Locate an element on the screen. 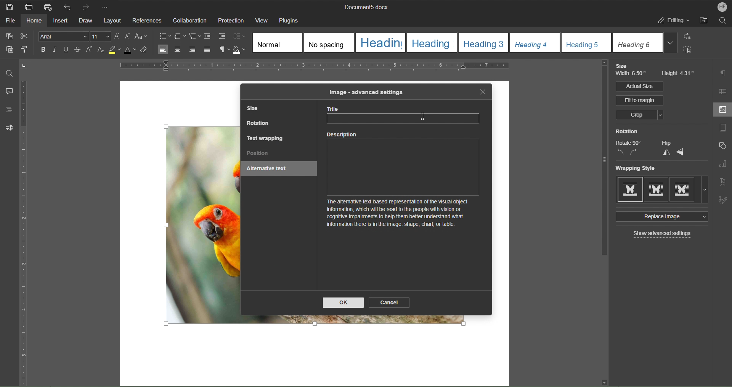 This screenshot has height=387, width=732. Rotation is located at coordinates (259, 124).